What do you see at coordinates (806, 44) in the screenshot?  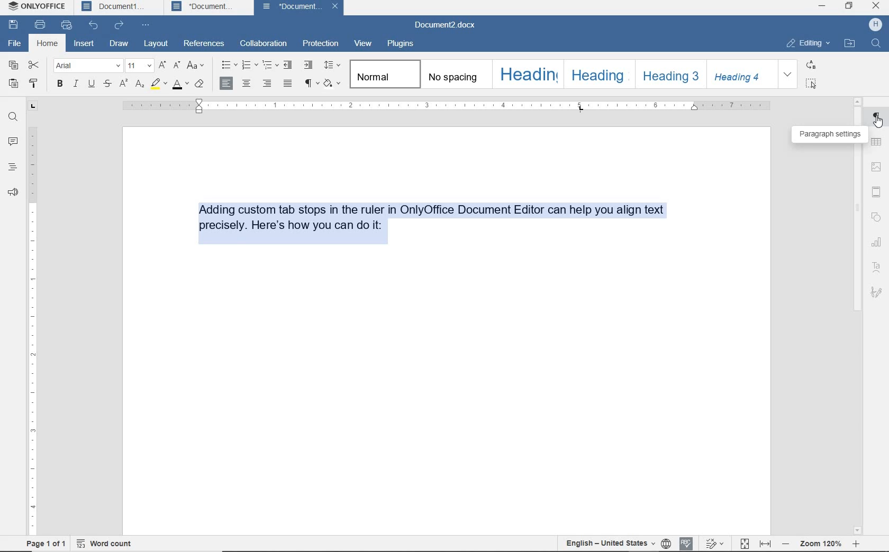 I see `editing` at bounding box center [806, 44].